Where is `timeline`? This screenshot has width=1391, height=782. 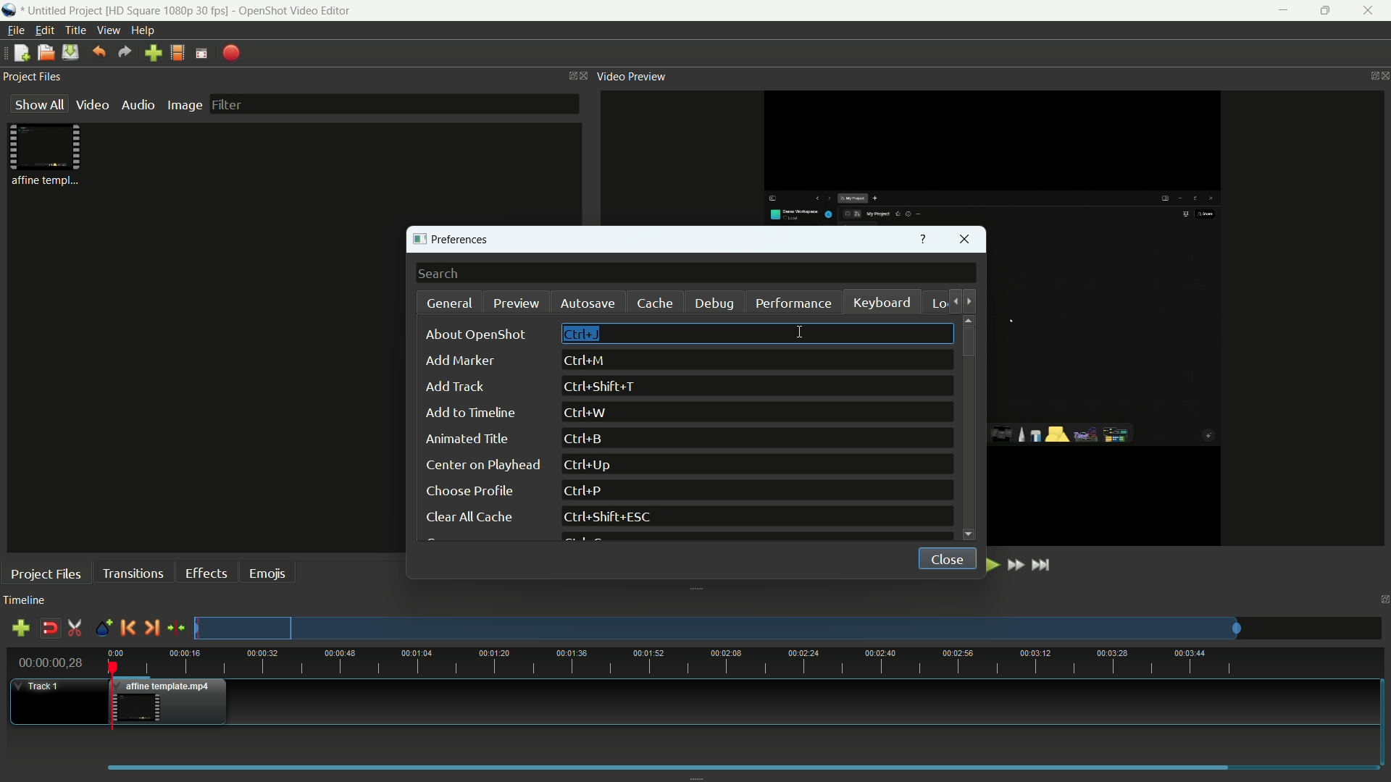
timeline is located at coordinates (25, 601).